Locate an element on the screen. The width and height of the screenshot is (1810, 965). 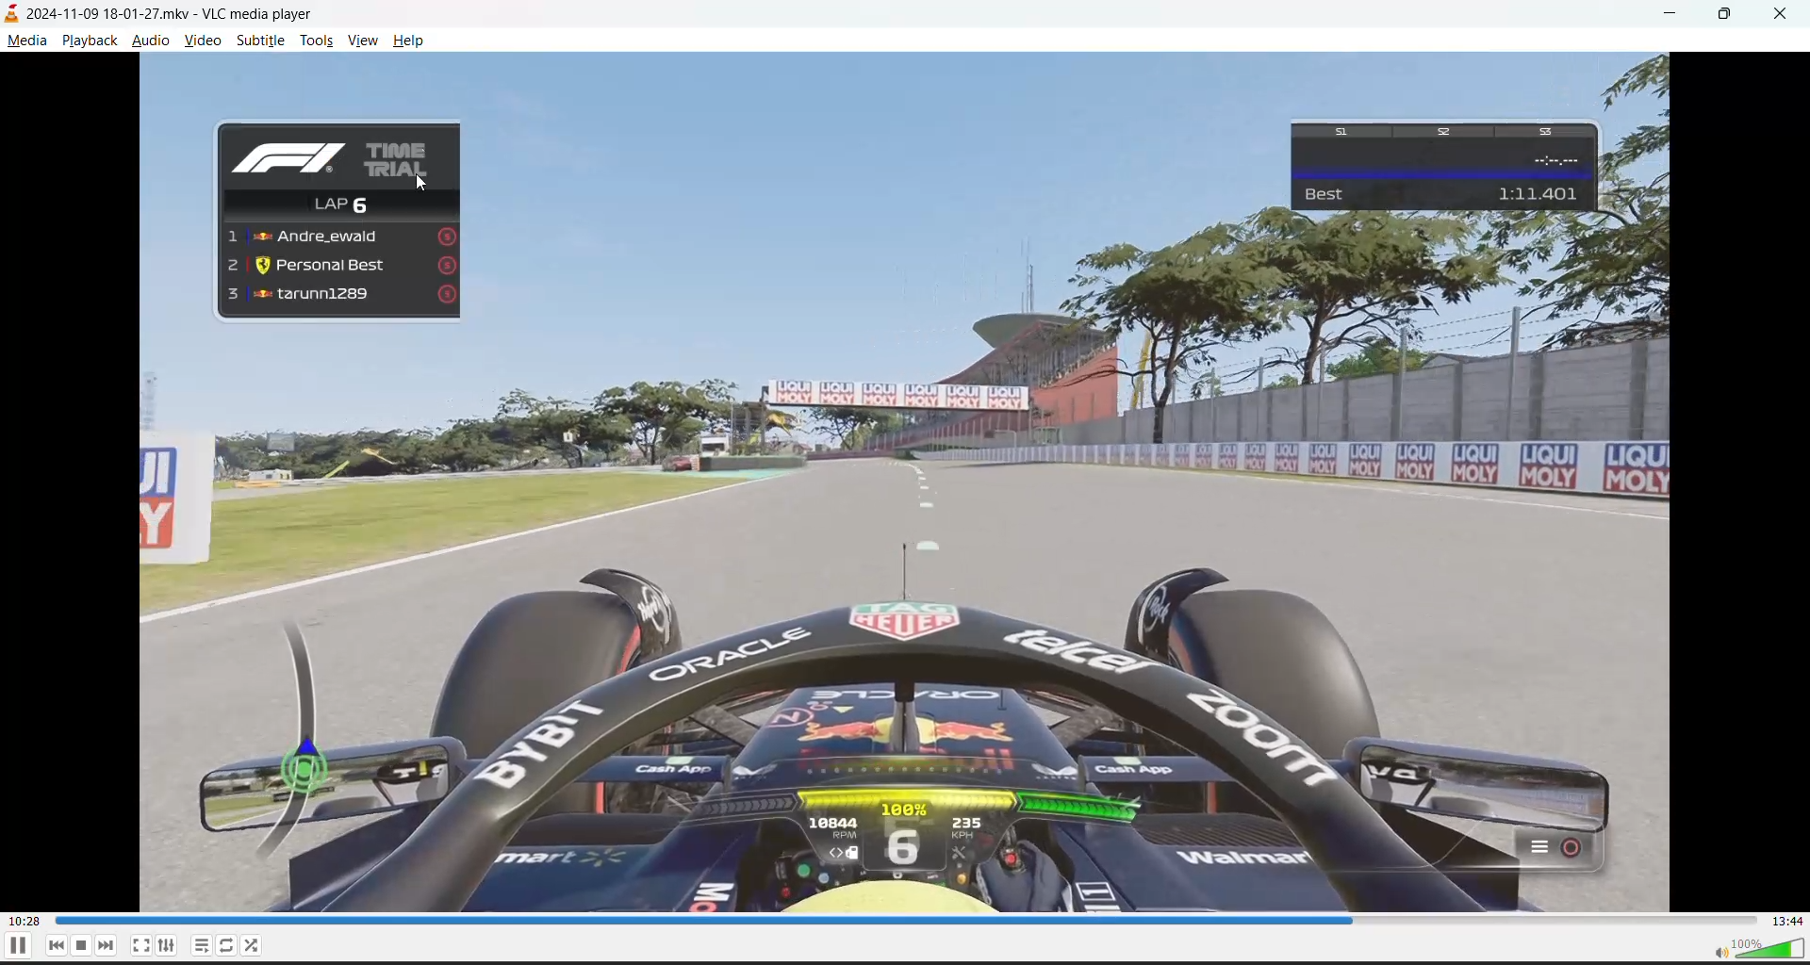
preview is located at coordinates (1447, 269).